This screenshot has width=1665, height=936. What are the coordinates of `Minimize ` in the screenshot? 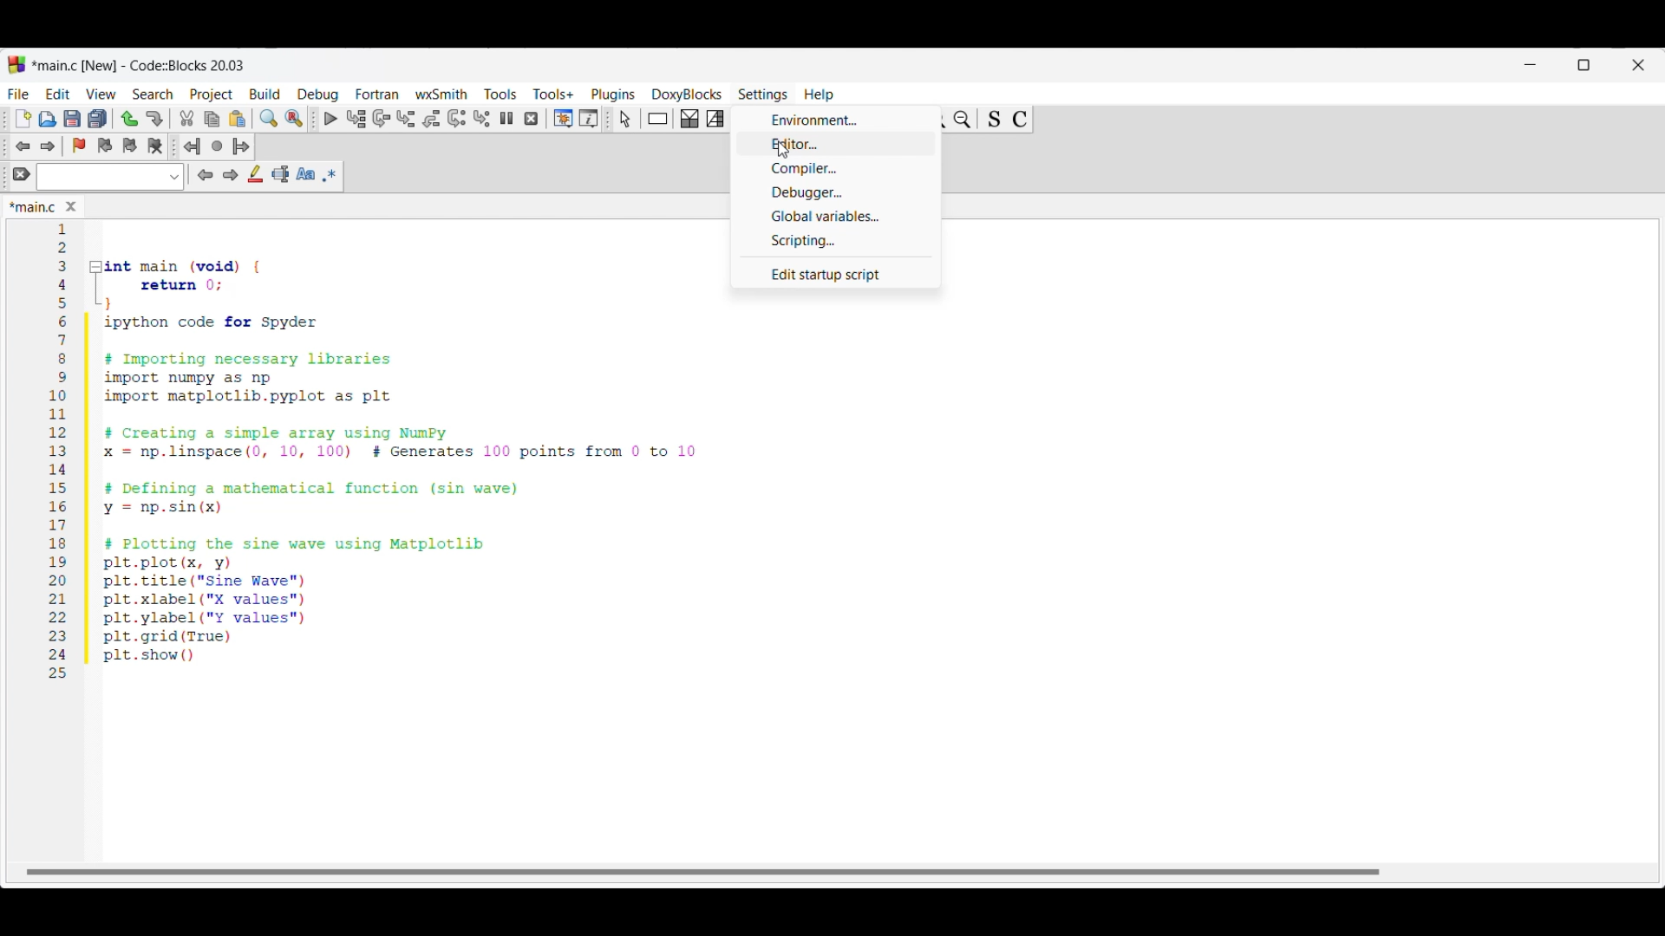 It's located at (1531, 65).